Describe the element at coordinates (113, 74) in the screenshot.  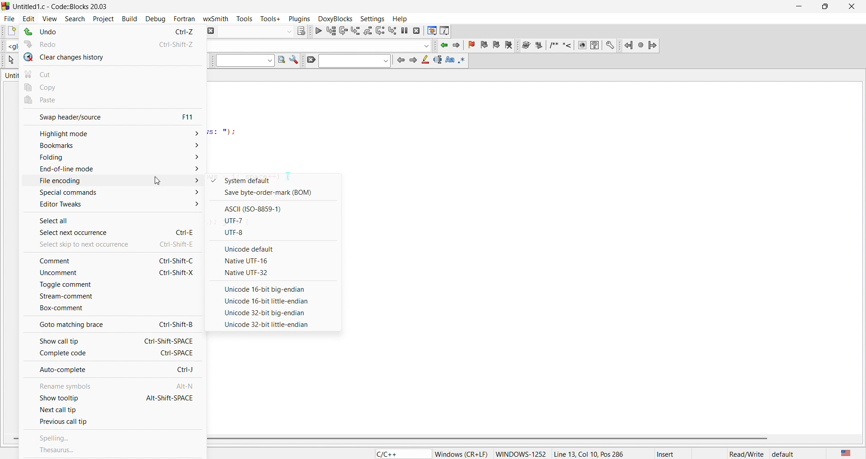
I see `cut` at that location.